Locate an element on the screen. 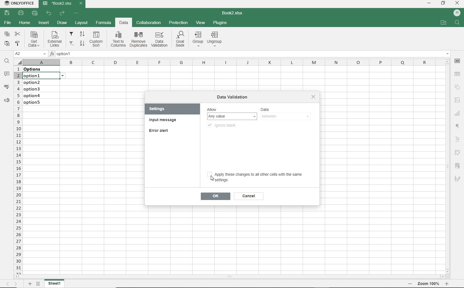  CUSTOMIZE QUICK ACCESS TOOLBAR is located at coordinates (77, 13).